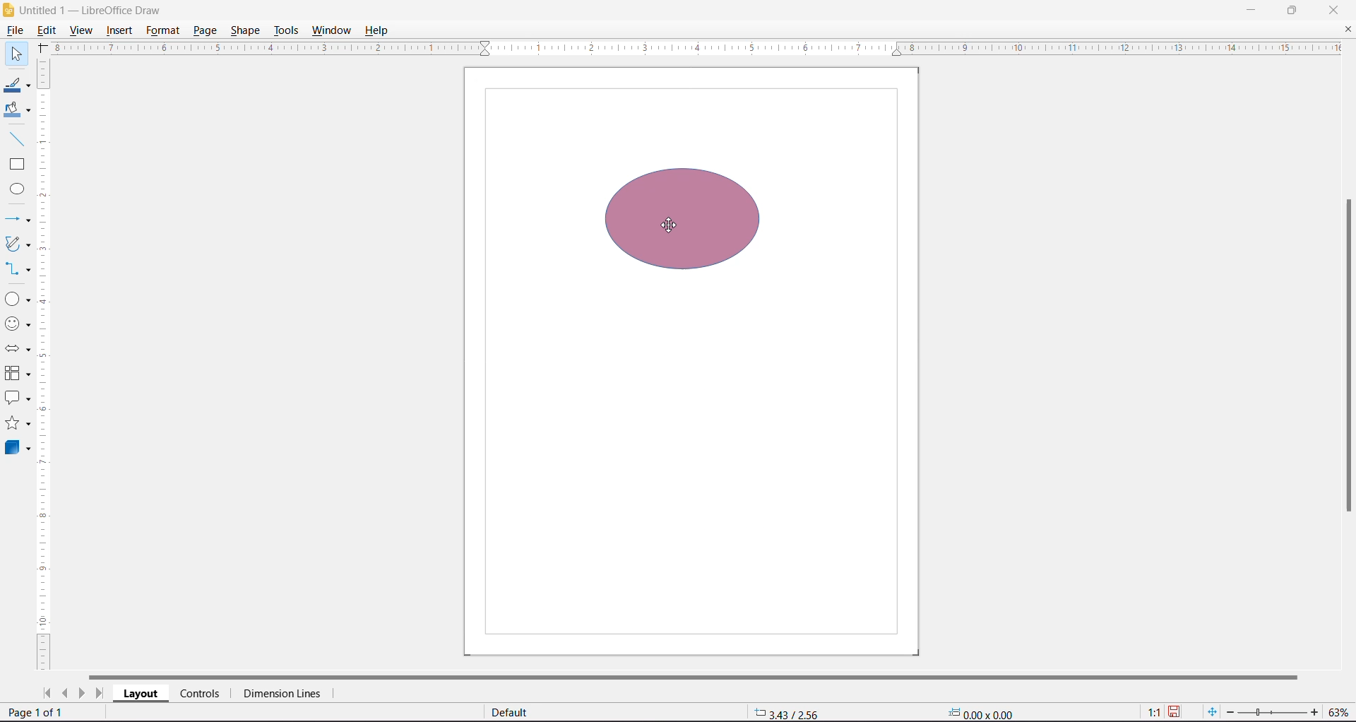  Describe the element at coordinates (17, 165) in the screenshot. I see `Rectangle` at that location.